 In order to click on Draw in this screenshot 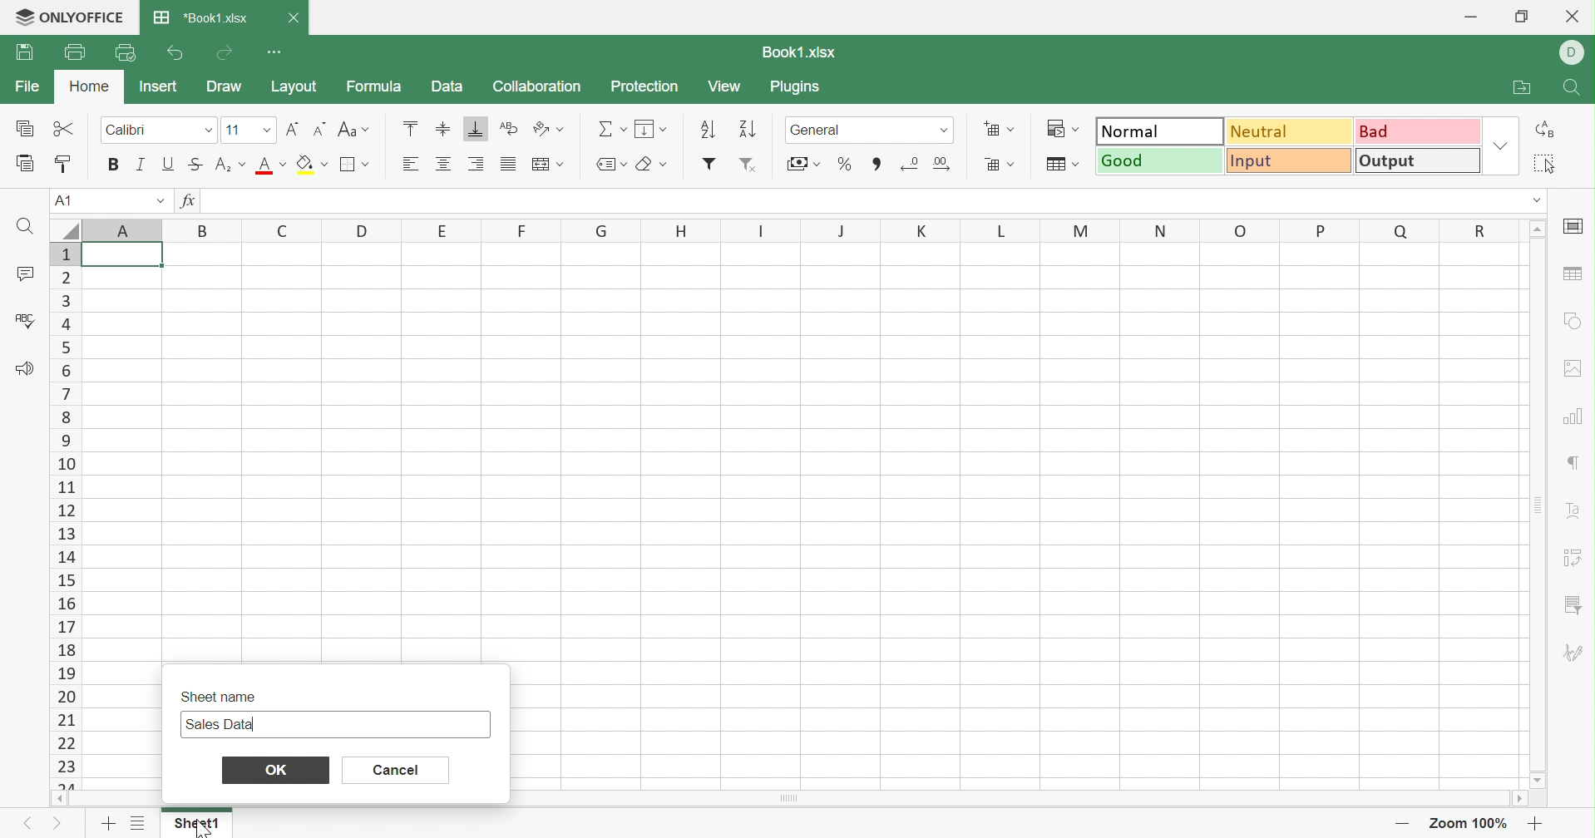, I will do `click(226, 86)`.